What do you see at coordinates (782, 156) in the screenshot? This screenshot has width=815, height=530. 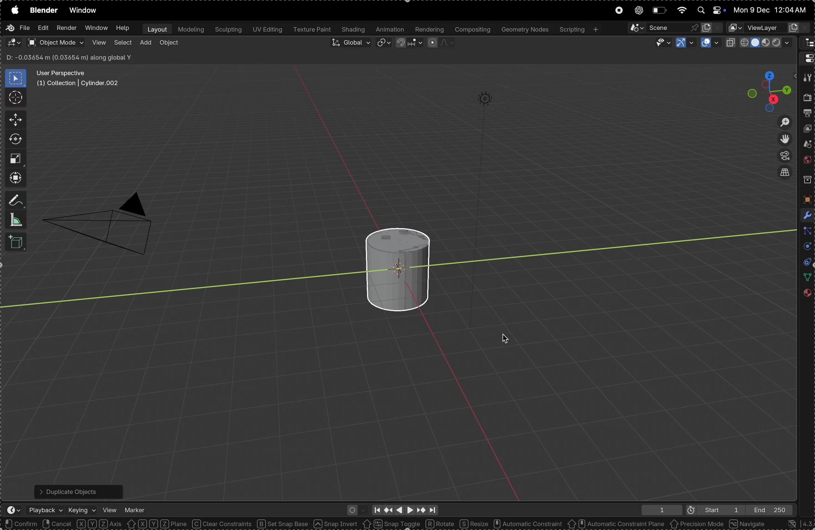 I see `toggle camera view` at bounding box center [782, 156].